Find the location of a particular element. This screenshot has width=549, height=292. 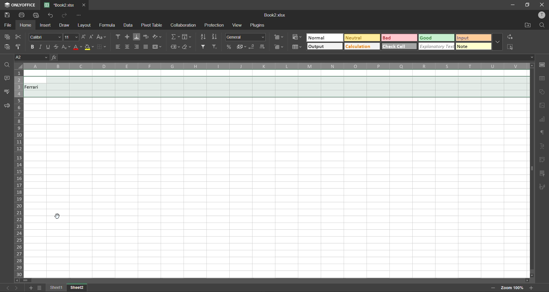

clear is located at coordinates (188, 47).